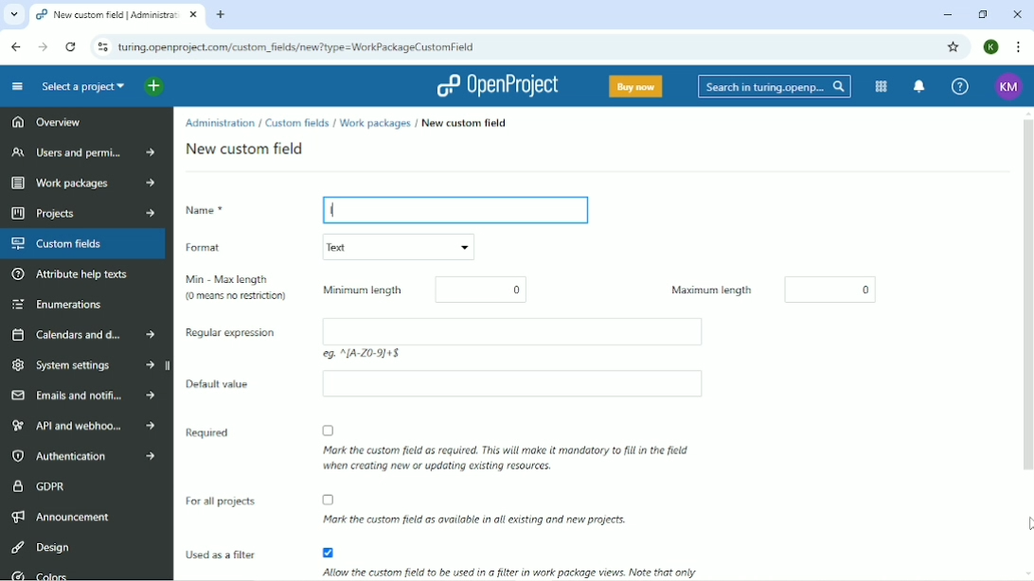 The image size is (1034, 581). What do you see at coordinates (362, 355) in the screenshot?
I see `eg: ^(A-Z 0-9)+$` at bounding box center [362, 355].